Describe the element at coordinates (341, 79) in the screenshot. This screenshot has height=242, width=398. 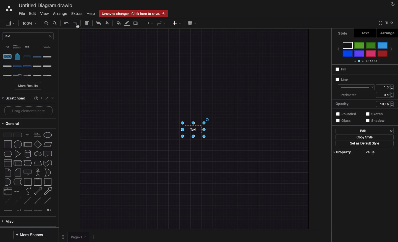
I see `Line` at that location.